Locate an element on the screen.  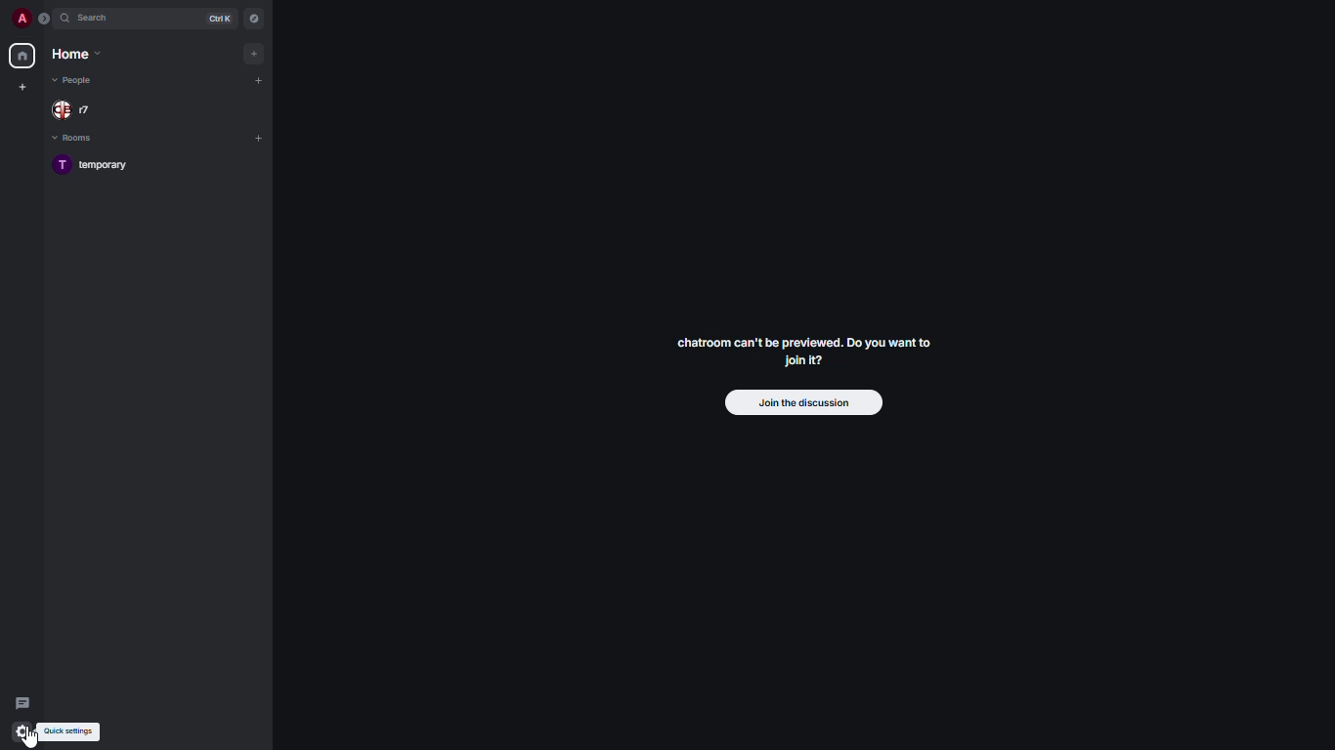
rooms is located at coordinates (76, 140).